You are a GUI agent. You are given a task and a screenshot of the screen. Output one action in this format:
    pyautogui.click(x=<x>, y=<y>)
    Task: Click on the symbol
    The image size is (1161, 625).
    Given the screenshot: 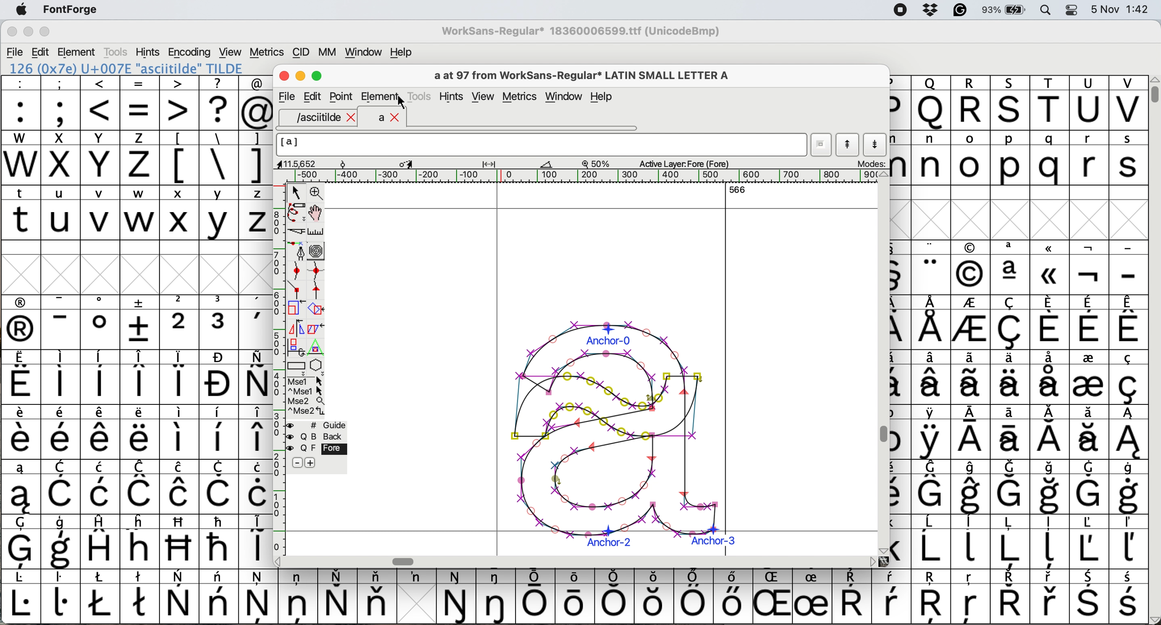 What is the action you would take?
    pyautogui.click(x=1089, y=432)
    